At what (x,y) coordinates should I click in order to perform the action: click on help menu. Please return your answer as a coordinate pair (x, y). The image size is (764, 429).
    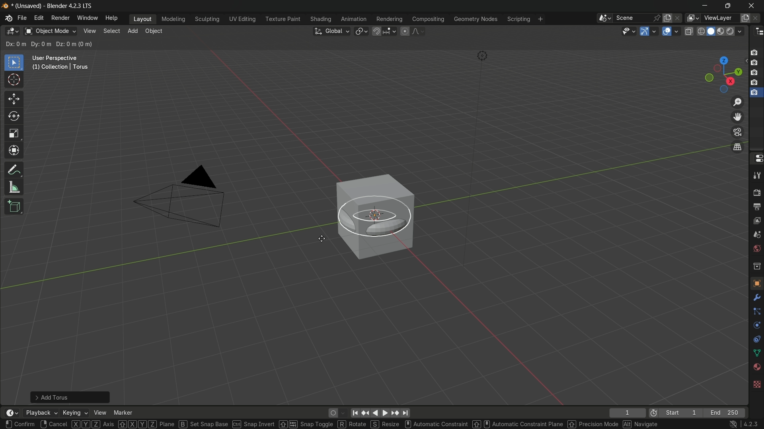
    Looking at the image, I should click on (113, 18).